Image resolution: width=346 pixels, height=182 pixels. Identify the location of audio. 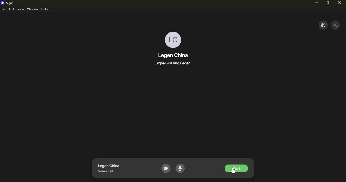
(181, 169).